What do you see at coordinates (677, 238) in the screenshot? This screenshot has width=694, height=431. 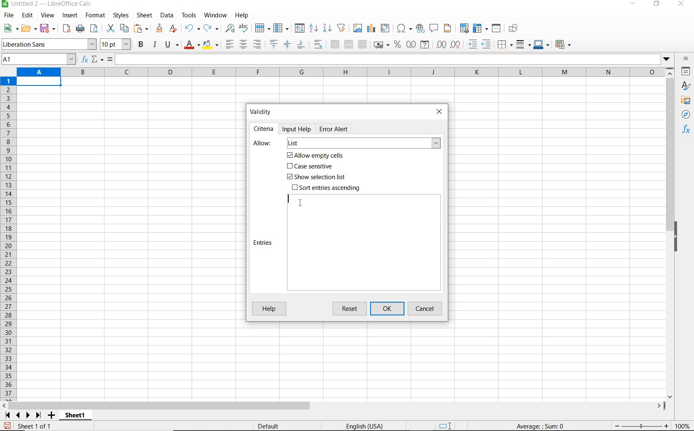 I see `hide` at bounding box center [677, 238].